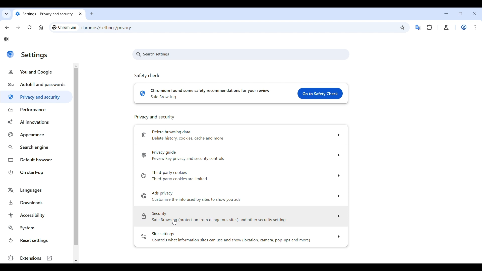 The width and height of the screenshot is (482, 271). Describe the element at coordinates (106, 28) in the screenshot. I see `chrome://settings/privacy` at that location.